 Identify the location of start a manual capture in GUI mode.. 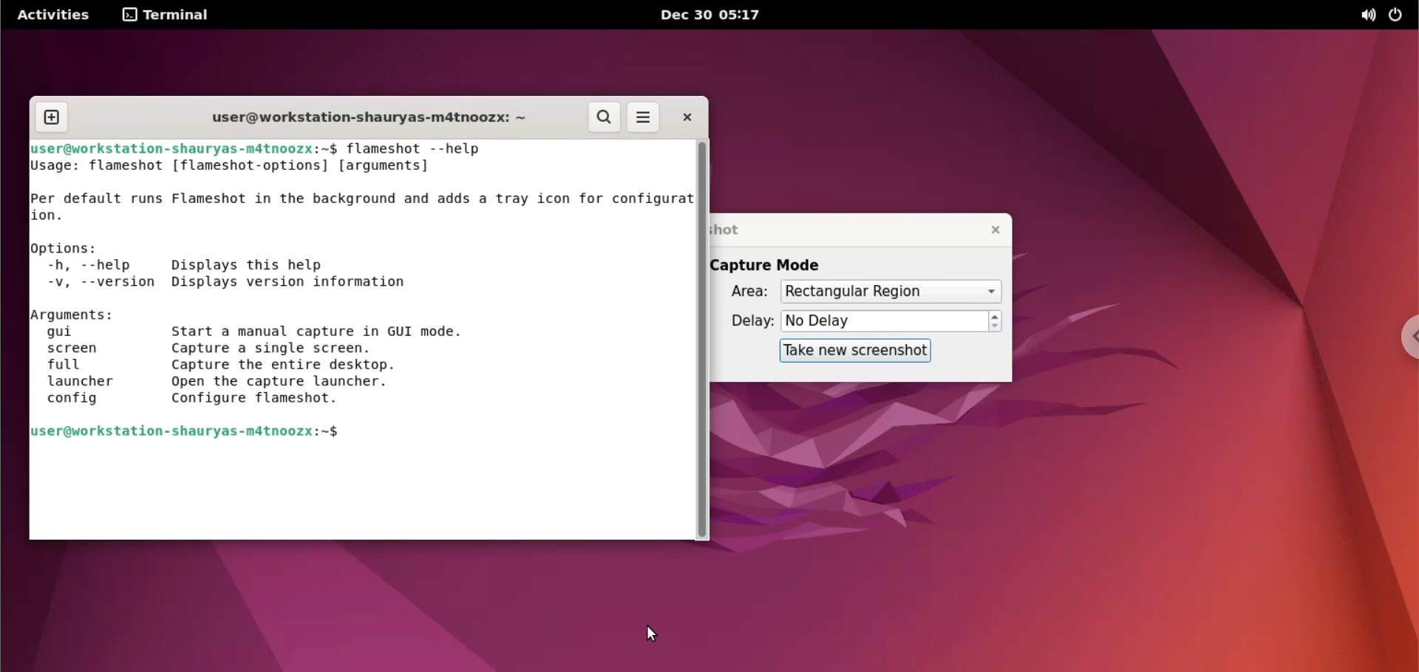
(335, 329).